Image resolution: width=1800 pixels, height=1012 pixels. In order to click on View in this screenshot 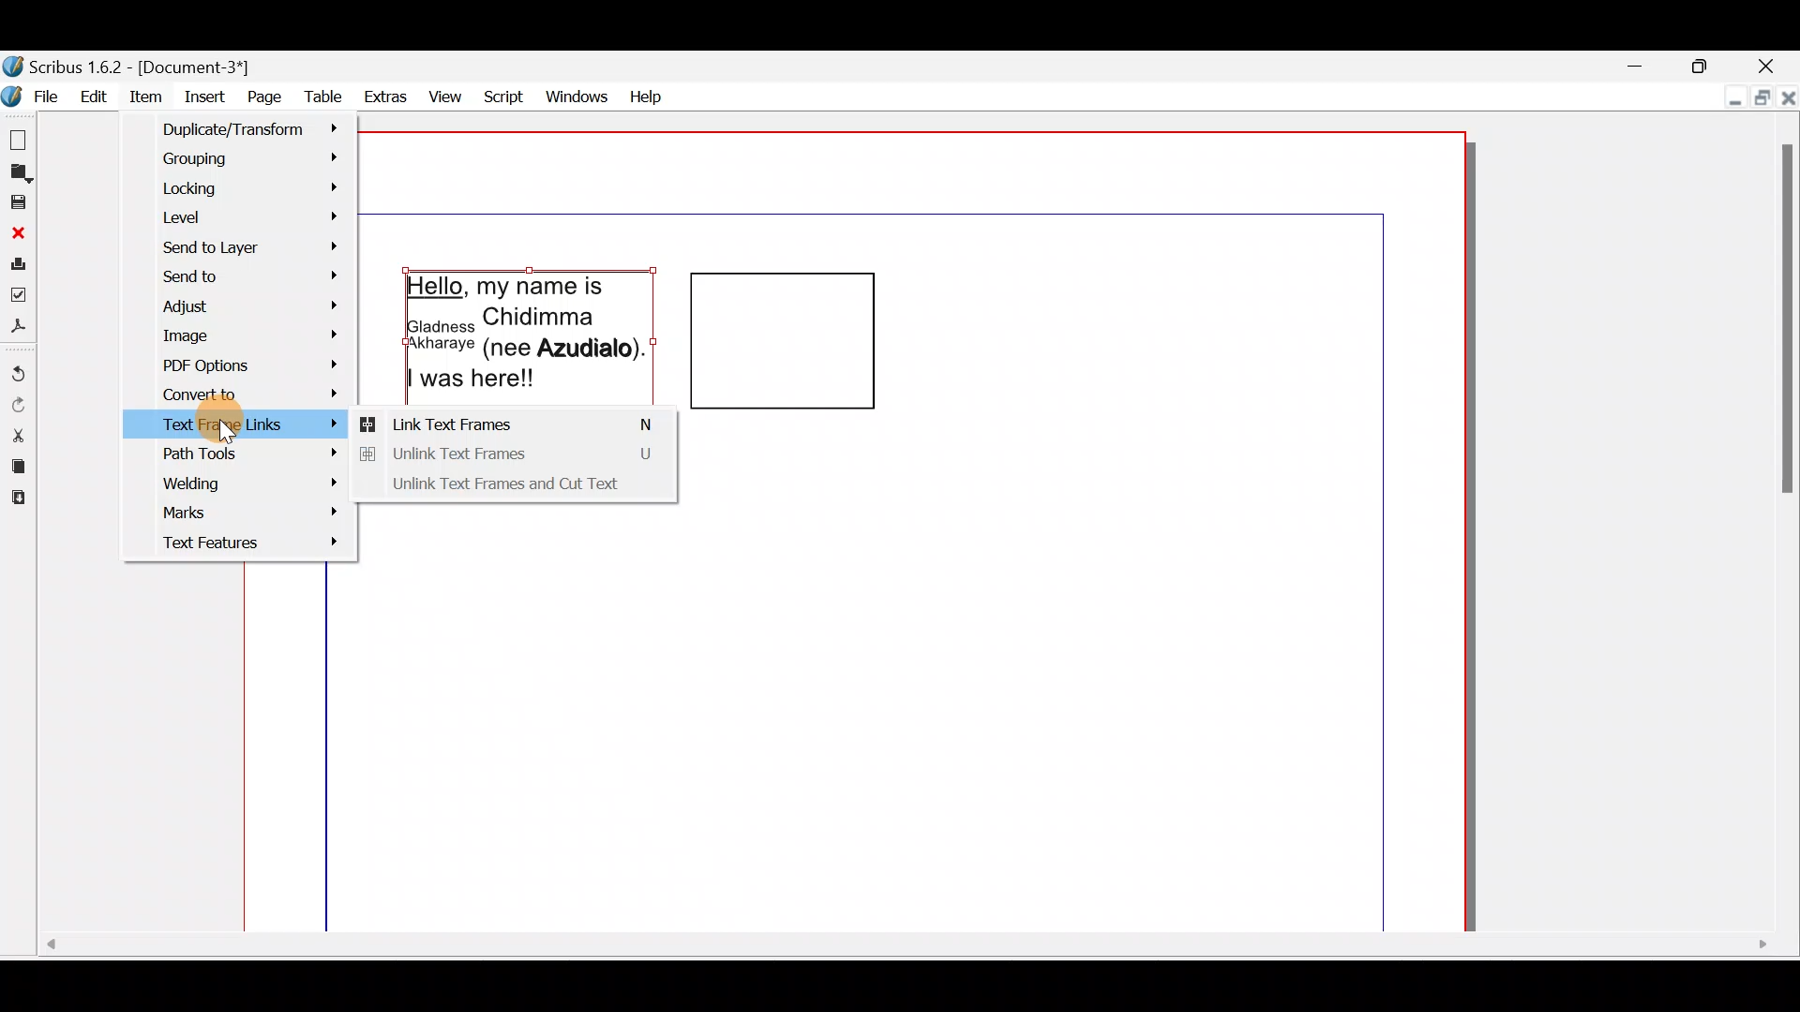, I will do `click(447, 94)`.